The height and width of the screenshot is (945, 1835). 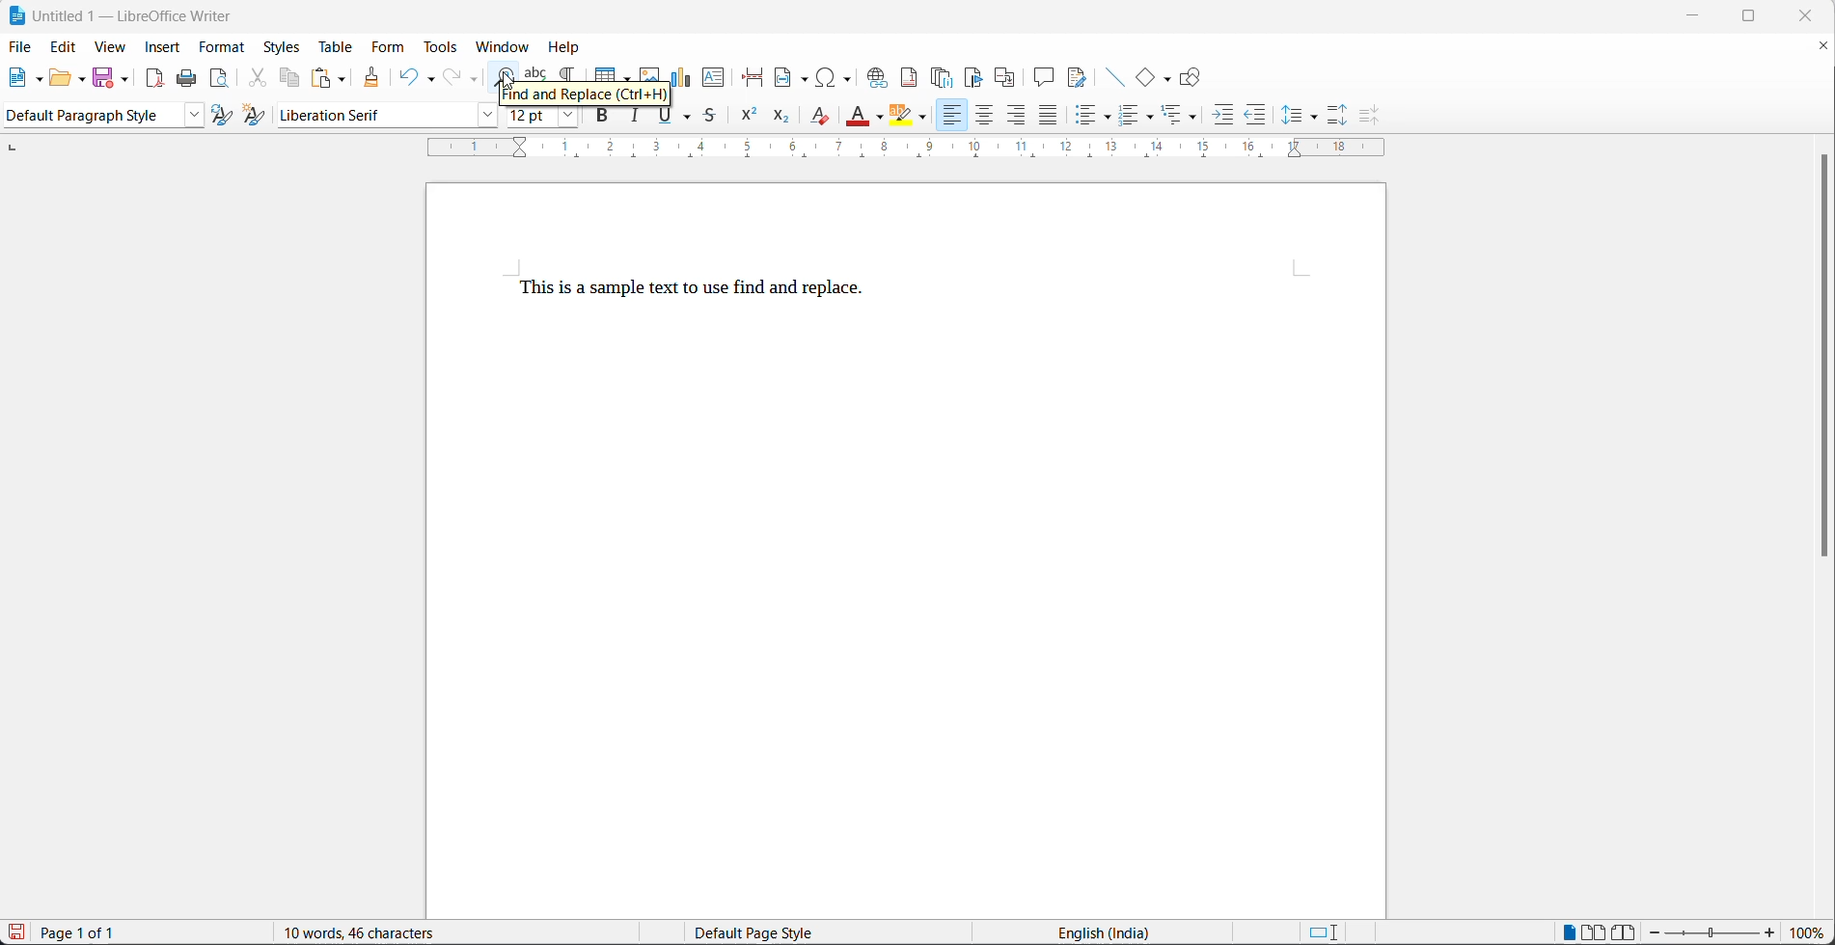 What do you see at coordinates (920, 149) in the screenshot?
I see `scaling` at bounding box center [920, 149].